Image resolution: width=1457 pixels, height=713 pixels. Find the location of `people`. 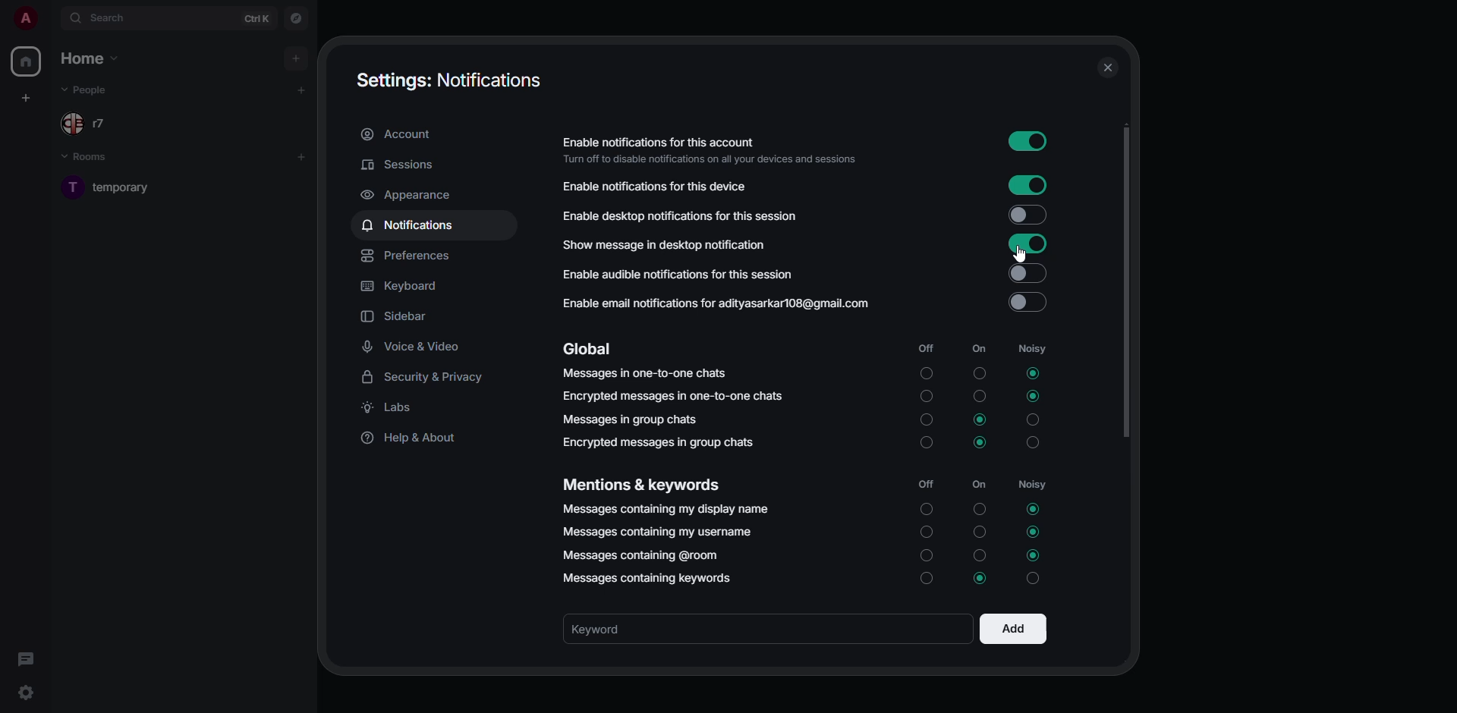

people is located at coordinates (94, 90).